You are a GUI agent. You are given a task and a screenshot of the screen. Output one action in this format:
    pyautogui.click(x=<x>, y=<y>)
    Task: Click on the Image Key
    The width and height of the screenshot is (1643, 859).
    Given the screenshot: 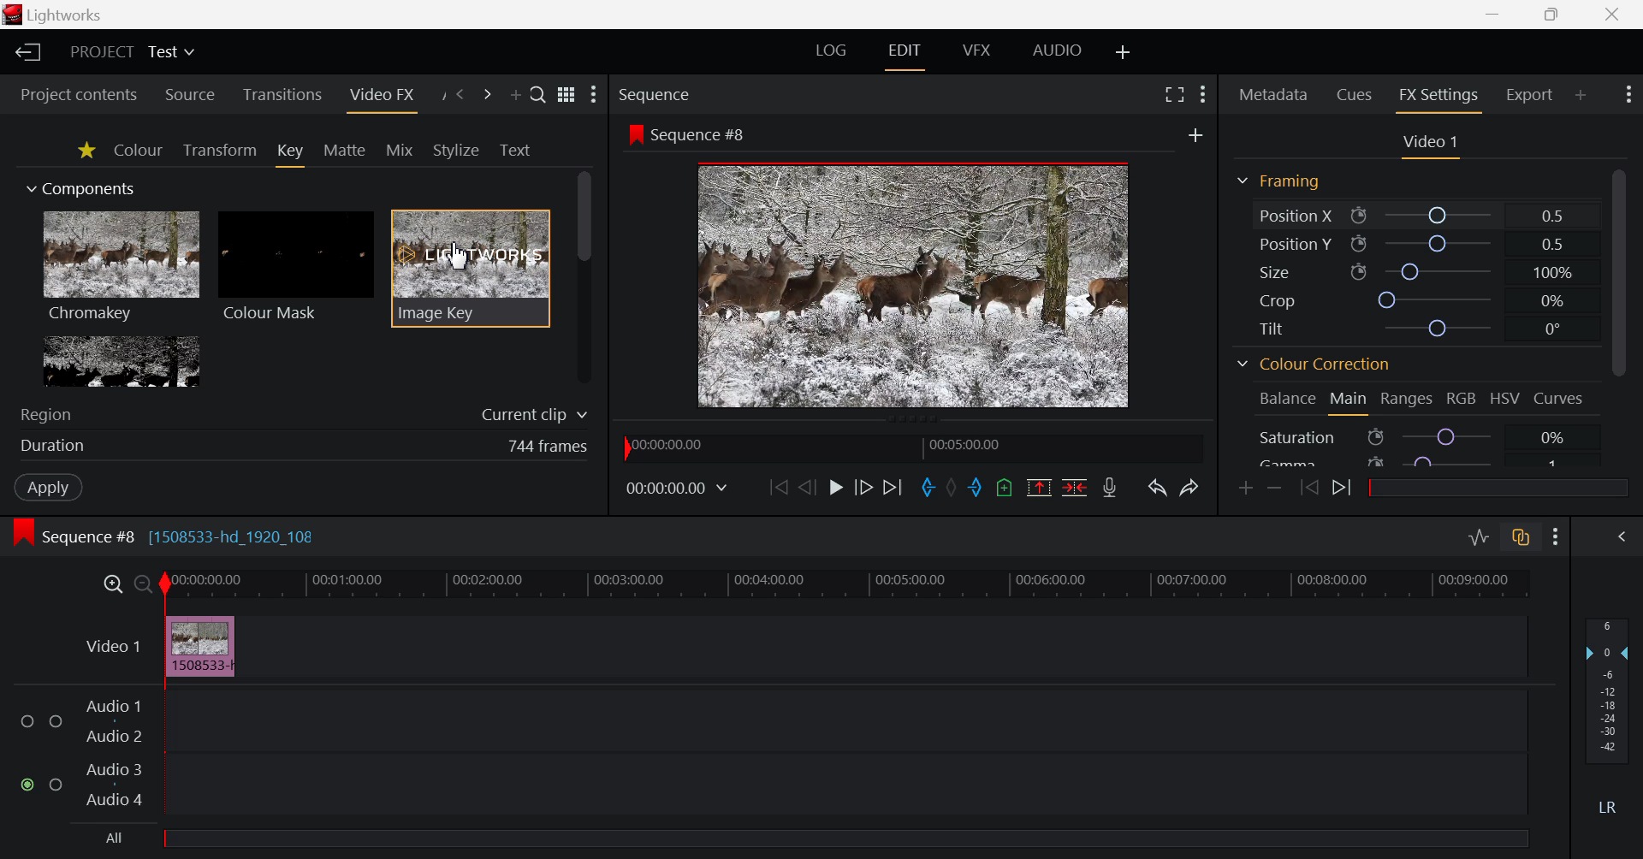 What is the action you would take?
    pyautogui.click(x=471, y=268)
    